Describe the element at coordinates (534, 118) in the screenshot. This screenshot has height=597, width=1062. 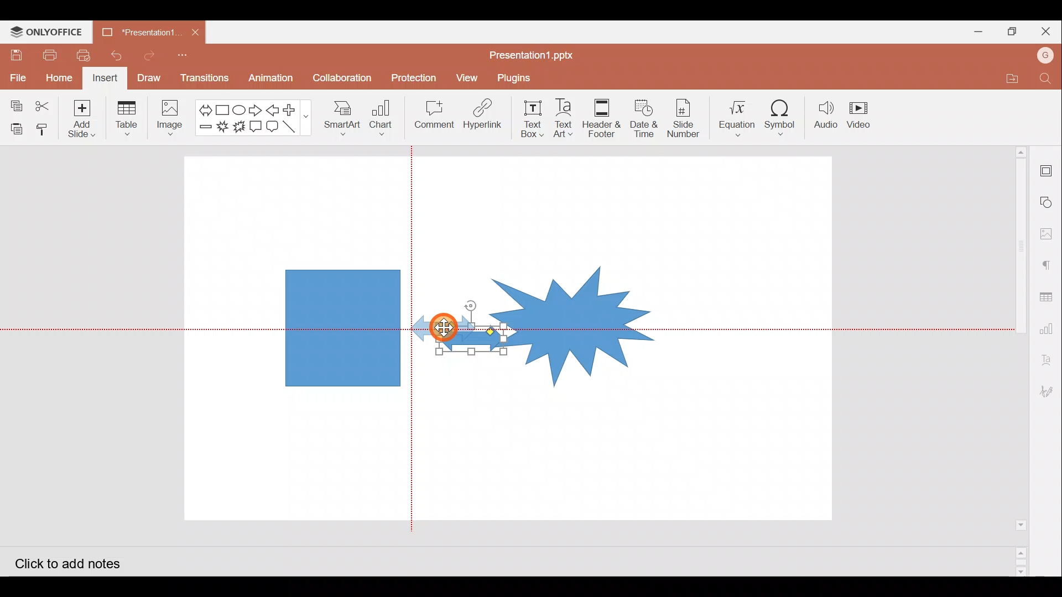
I see `Text box` at that location.